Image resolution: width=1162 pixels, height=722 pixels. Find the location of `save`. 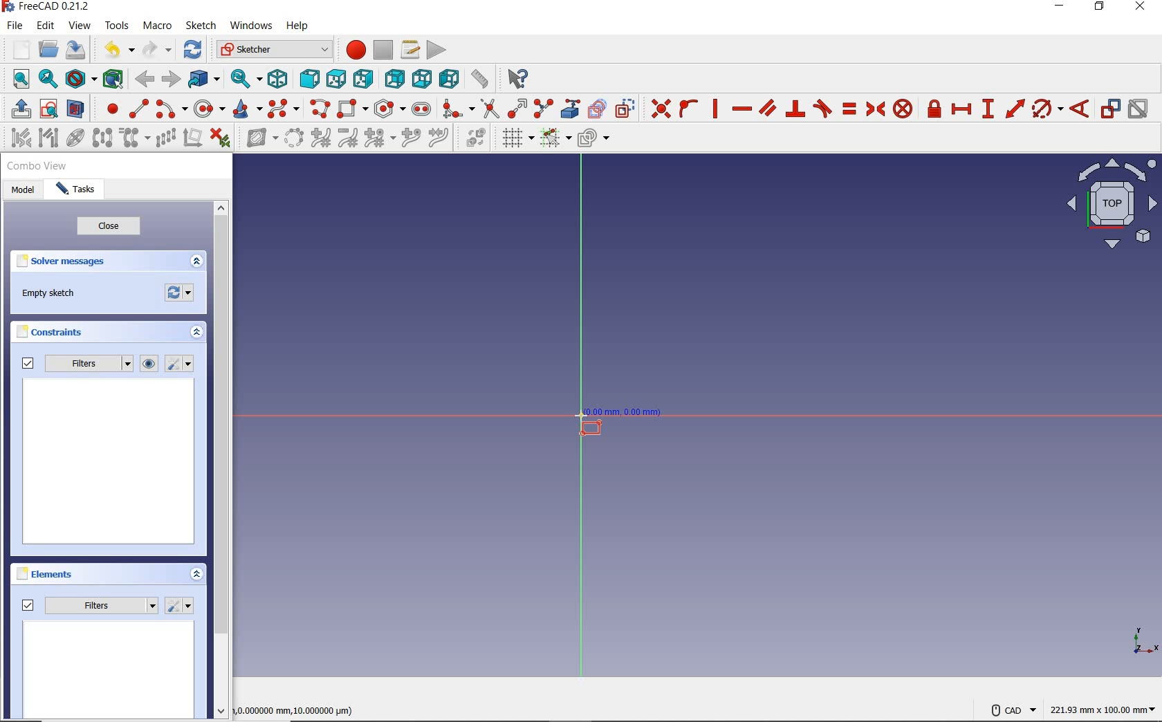

save is located at coordinates (78, 51).